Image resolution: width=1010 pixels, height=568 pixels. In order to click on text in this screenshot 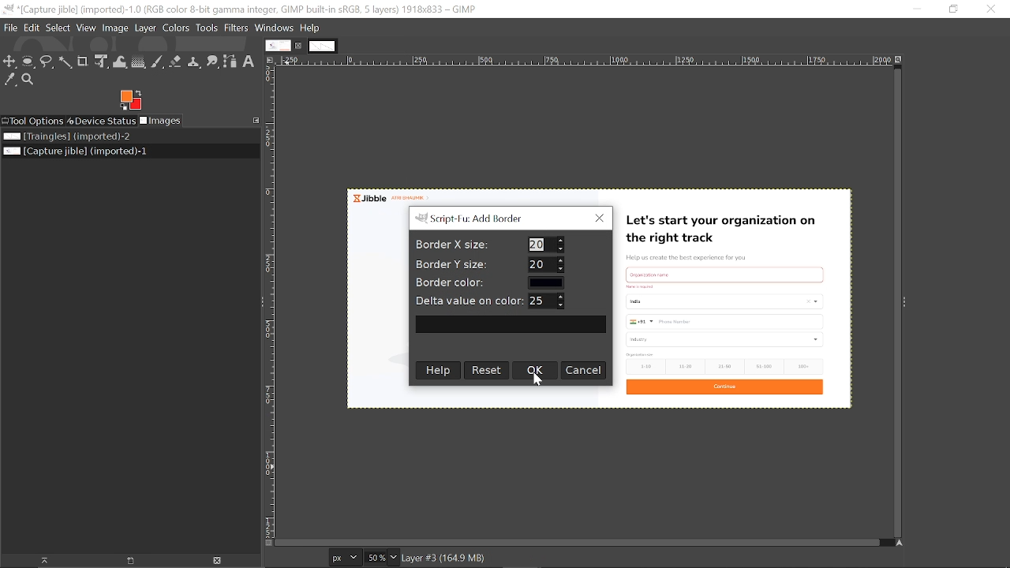, I will do `click(642, 286)`.